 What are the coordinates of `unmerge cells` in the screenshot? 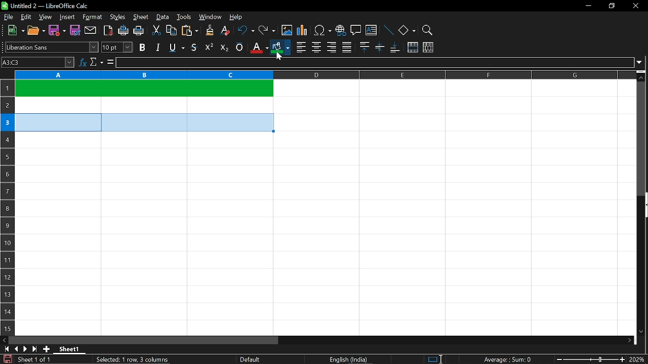 It's located at (428, 48).